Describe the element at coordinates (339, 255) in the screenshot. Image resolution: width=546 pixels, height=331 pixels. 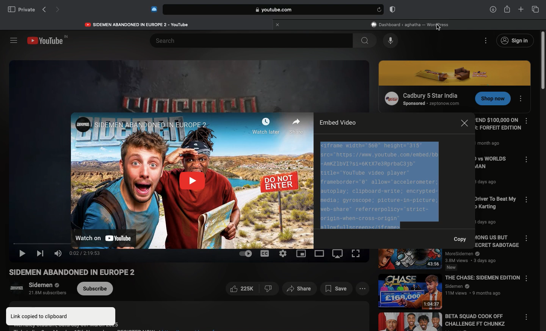
I see `Screen orientation` at that location.